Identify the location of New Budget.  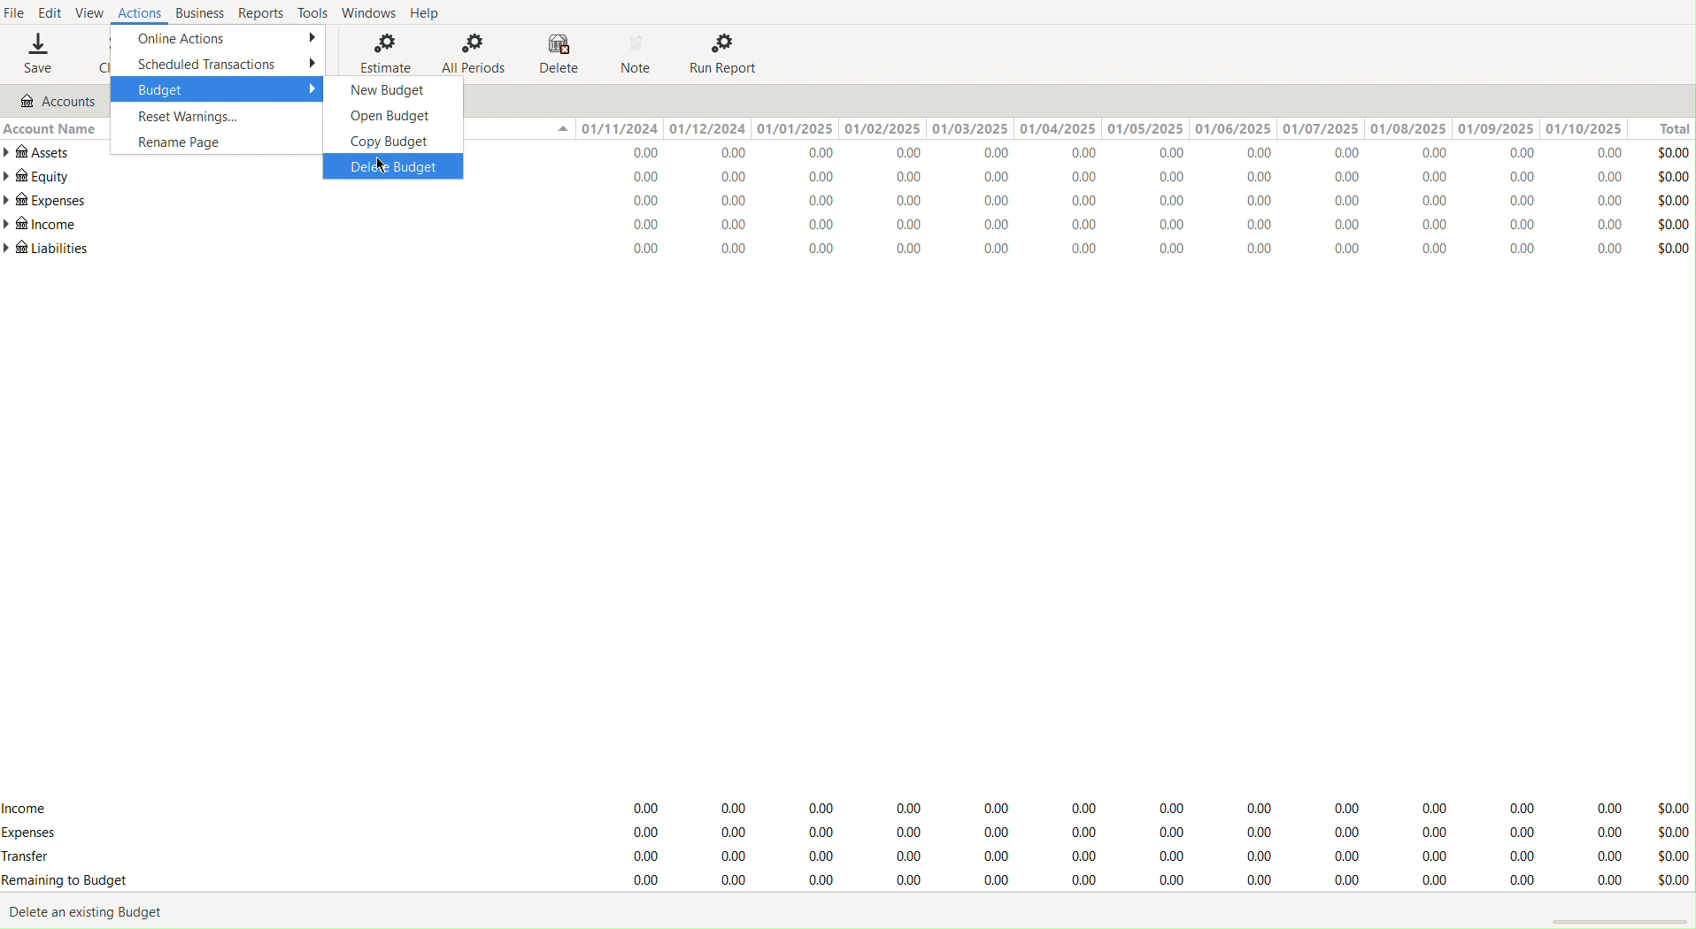
(395, 88).